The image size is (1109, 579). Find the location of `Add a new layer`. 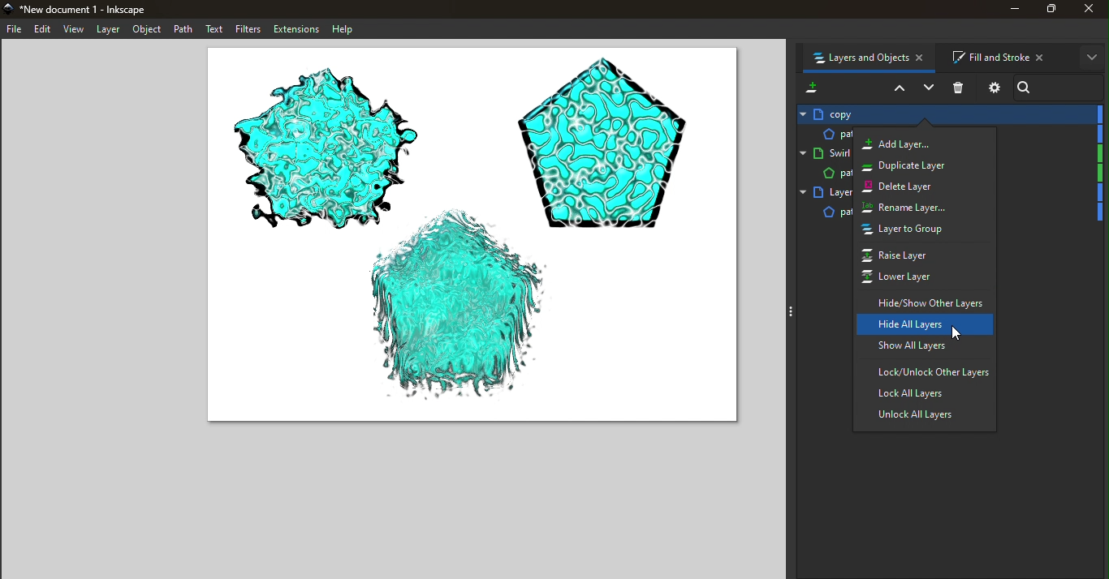

Add a new layer is located at coordinates (812, 85).